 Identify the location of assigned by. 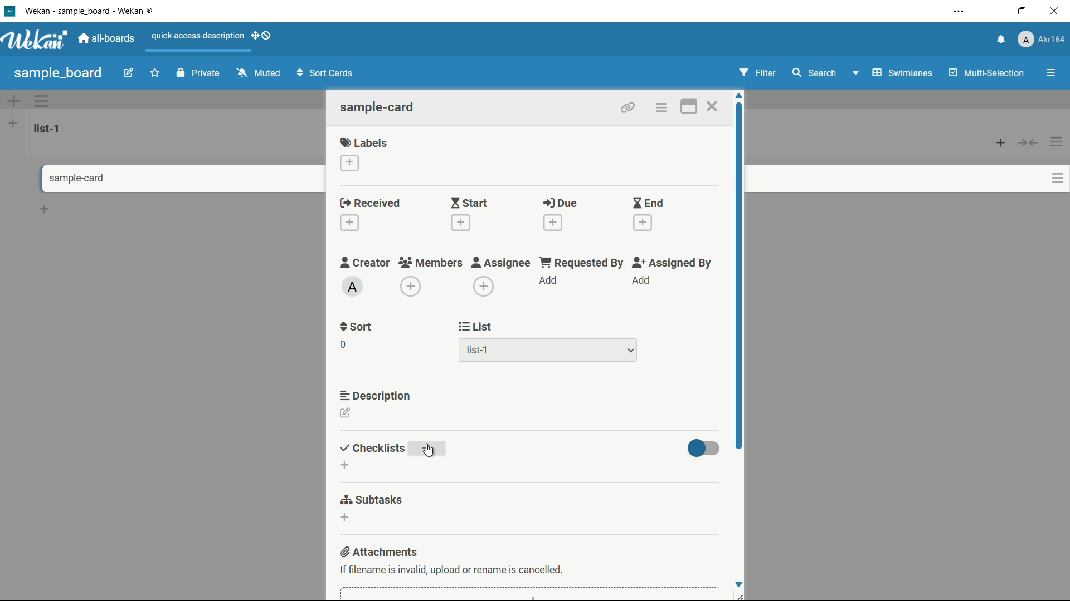
(673, 263).